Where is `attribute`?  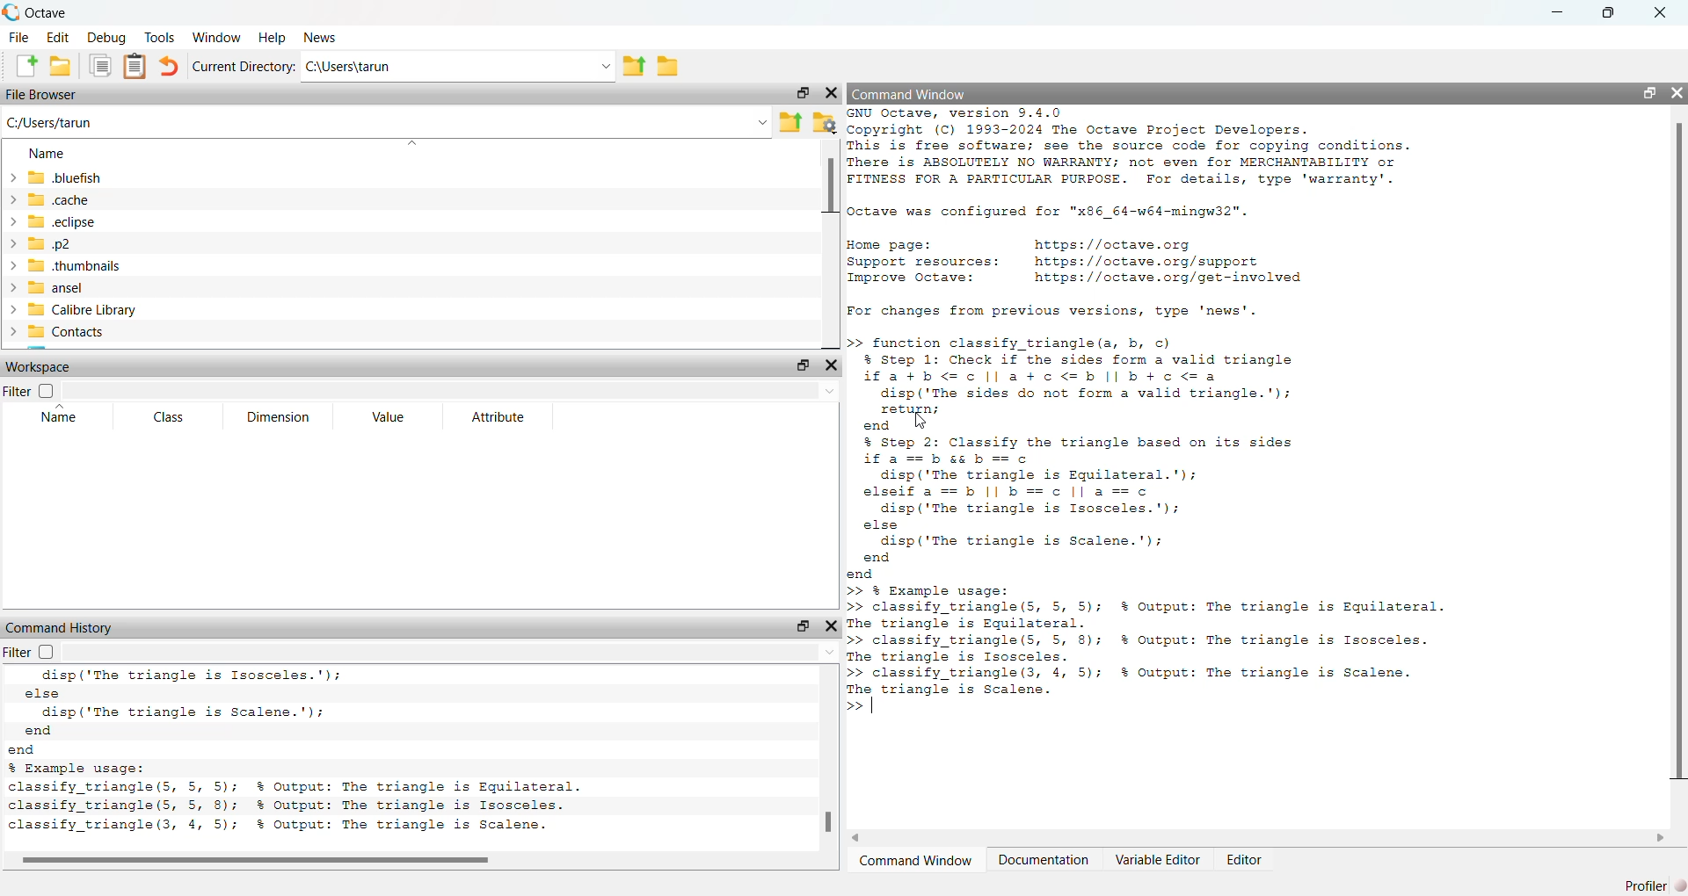
attribute is located at coordinates (496, 417).